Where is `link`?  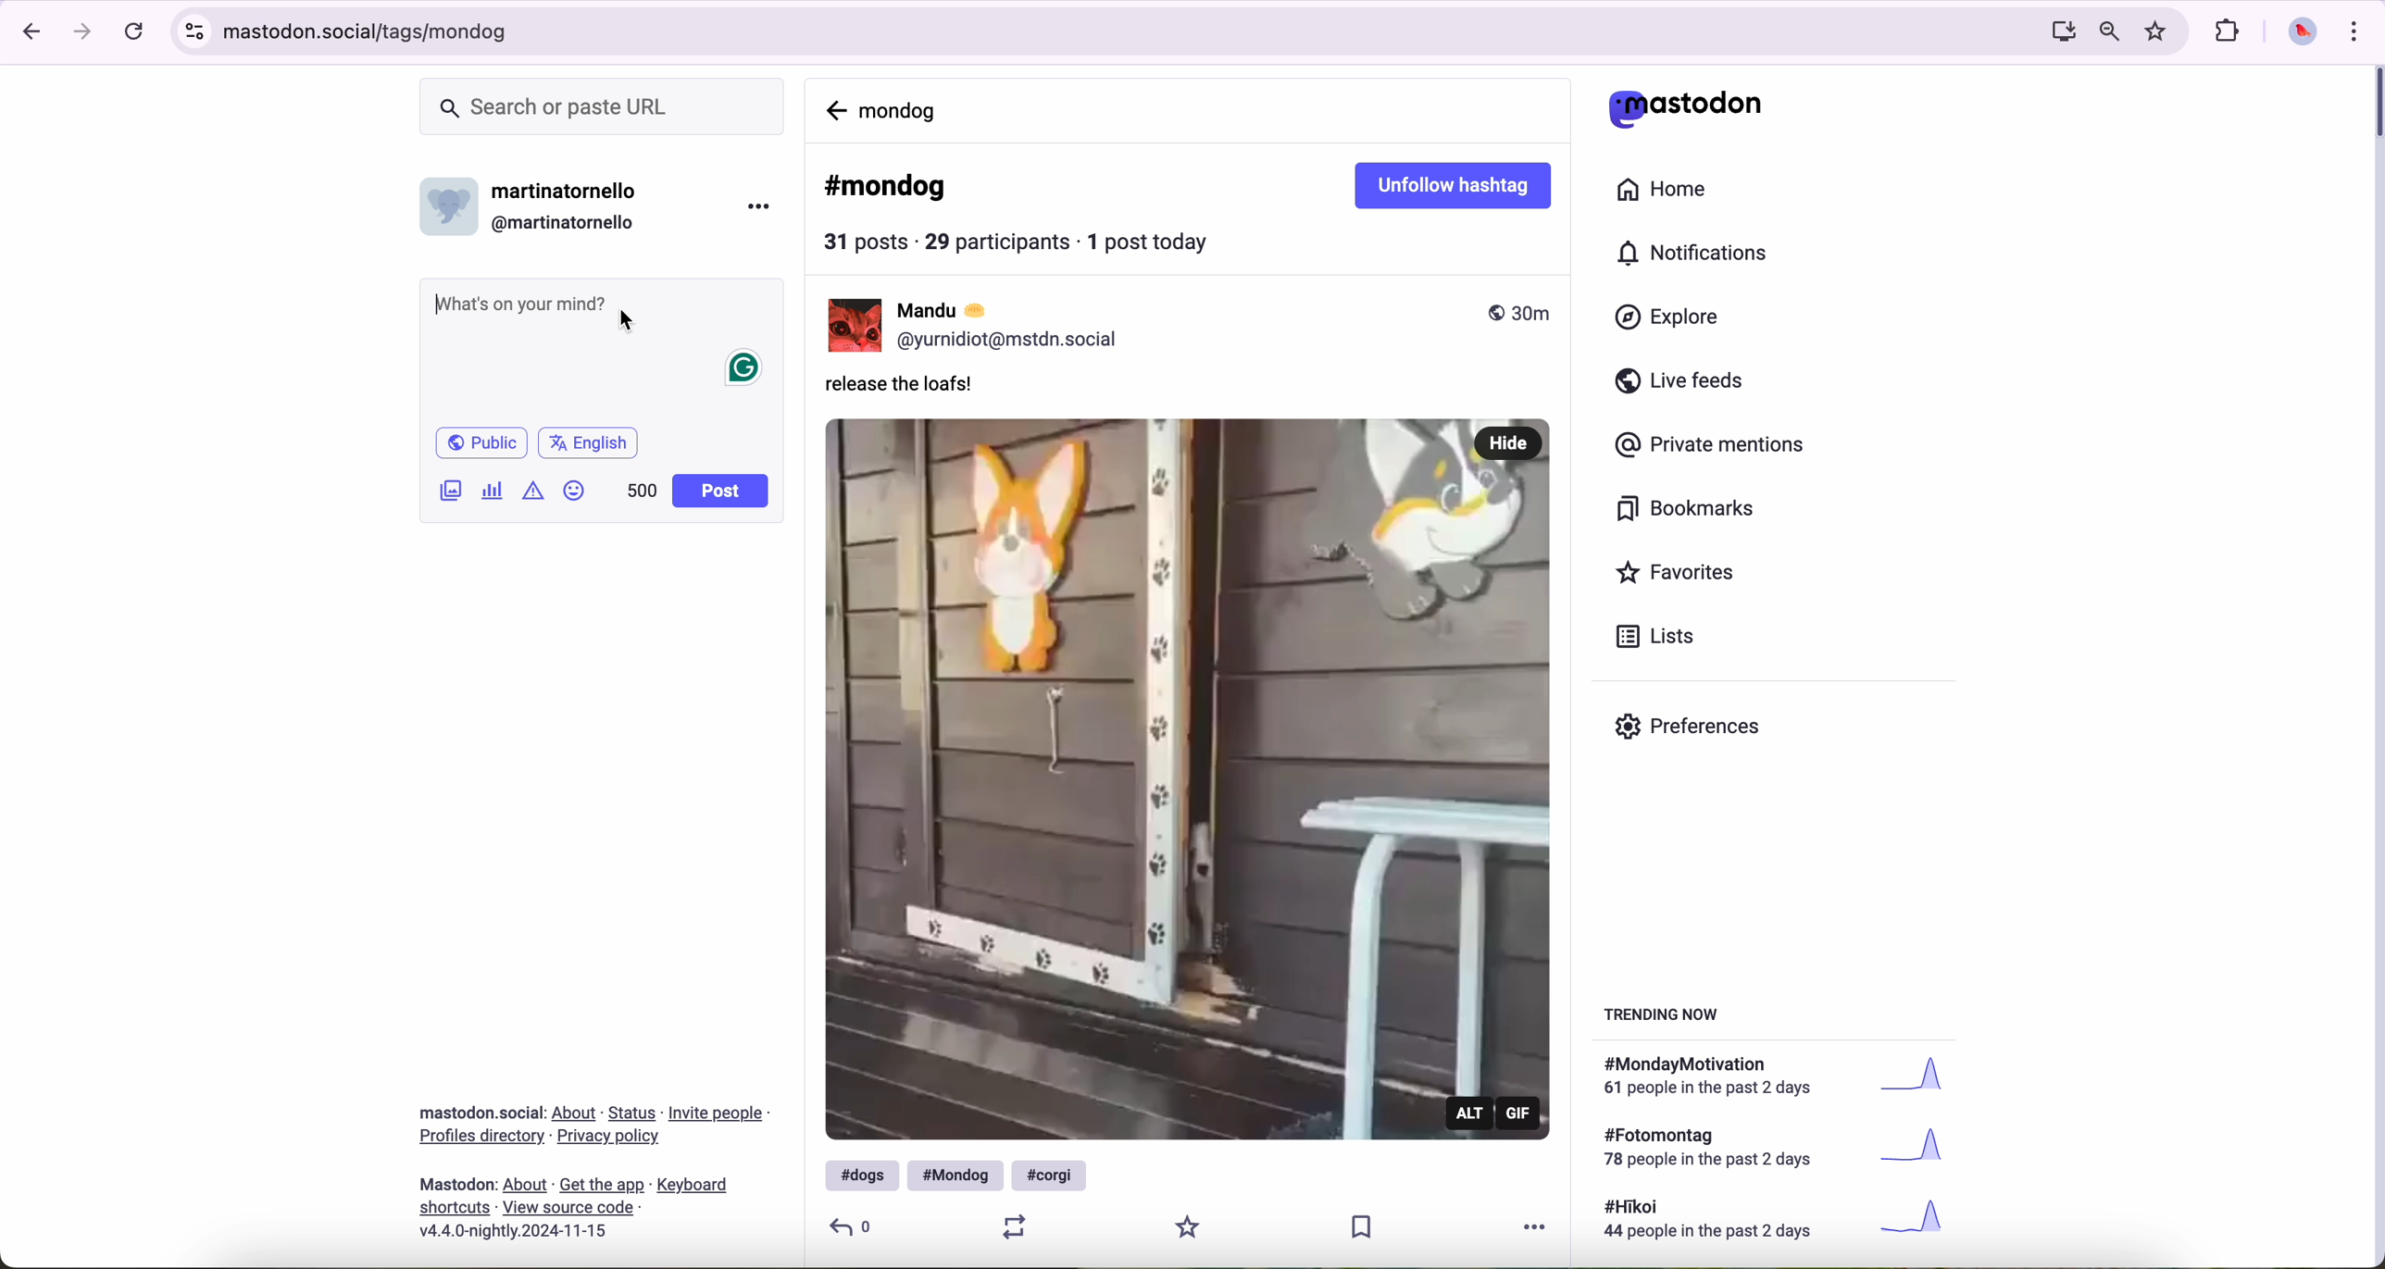 link is located at coordinates (610, 1136).